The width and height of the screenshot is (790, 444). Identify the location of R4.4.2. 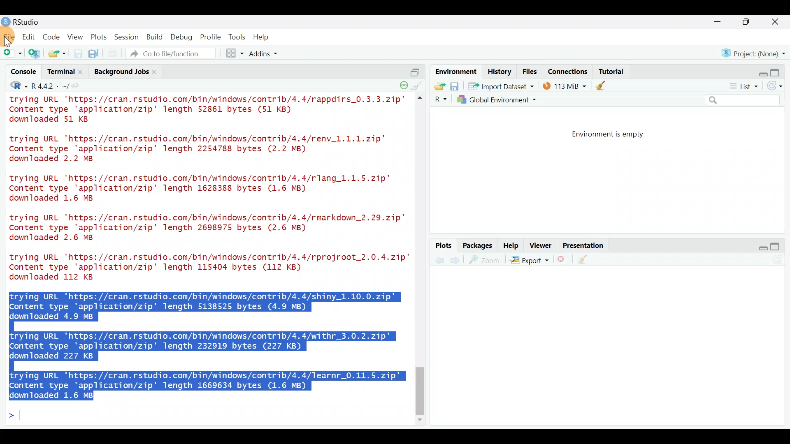
(49, 86).